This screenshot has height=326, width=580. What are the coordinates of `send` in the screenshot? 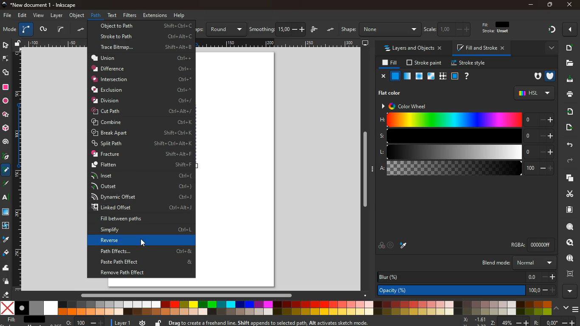 It's located at (568, 127).